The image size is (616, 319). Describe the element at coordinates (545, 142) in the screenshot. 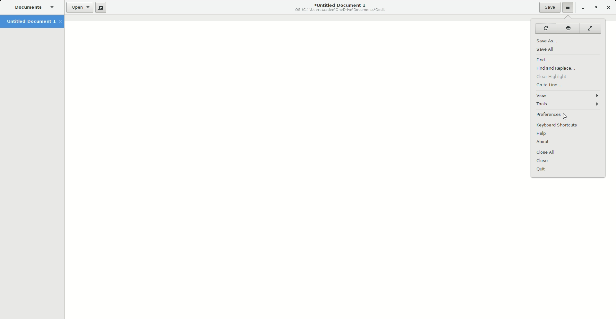

I see `About` at that location.